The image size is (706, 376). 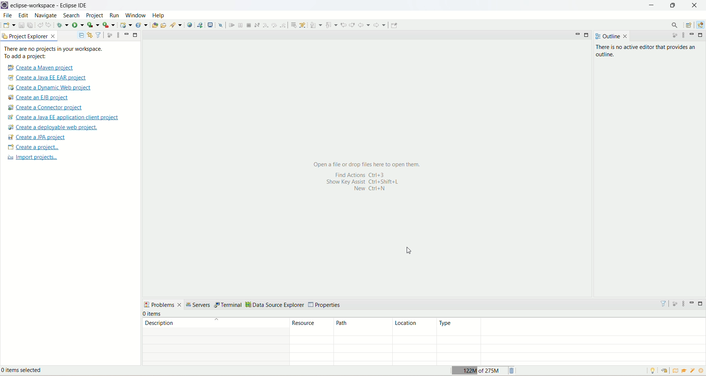 What do you see at coordinates (63, 118) in the screenshot?
I see `create a Java EE application client project` at bounding box center [63, 118].